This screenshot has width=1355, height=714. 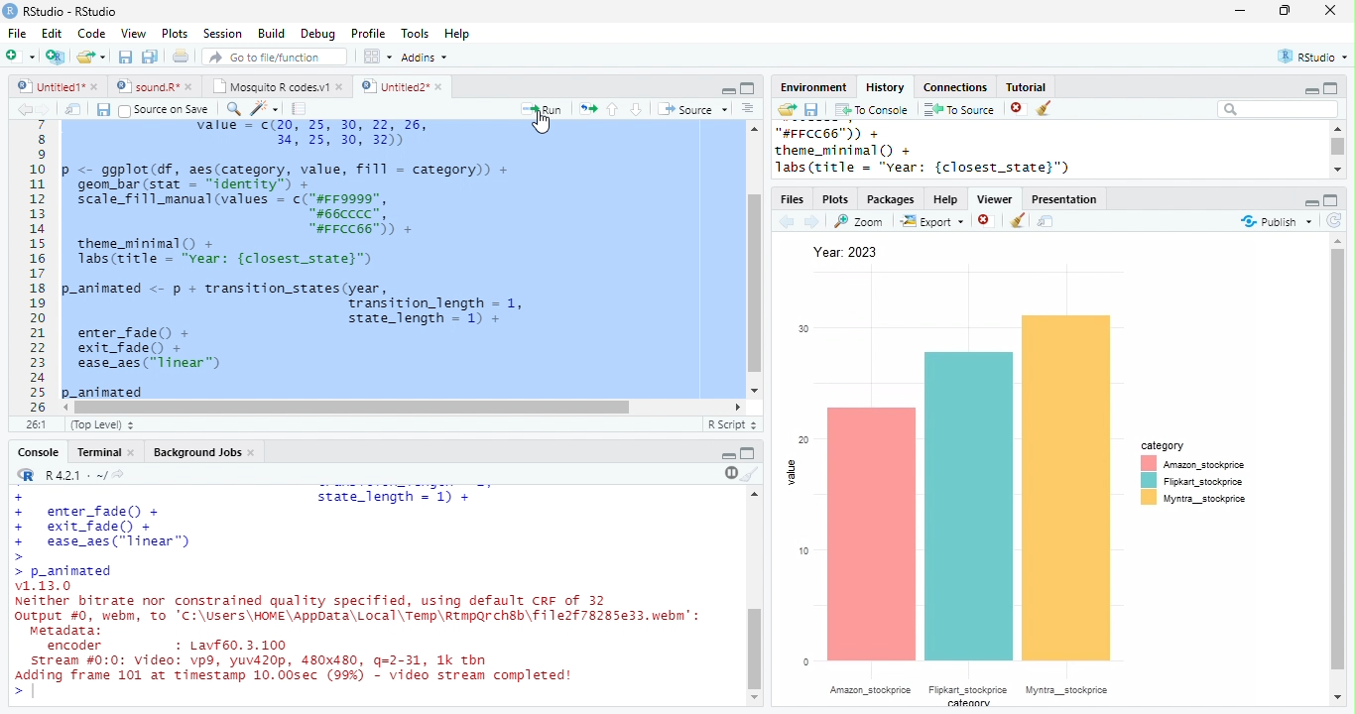 I want to click on scroll down, so click(x=1339, y=697).